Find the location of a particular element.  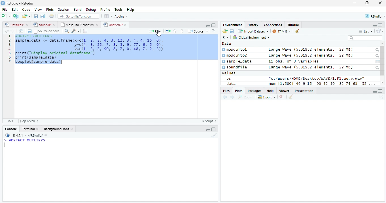

Save is located at coordinates (29, 31).